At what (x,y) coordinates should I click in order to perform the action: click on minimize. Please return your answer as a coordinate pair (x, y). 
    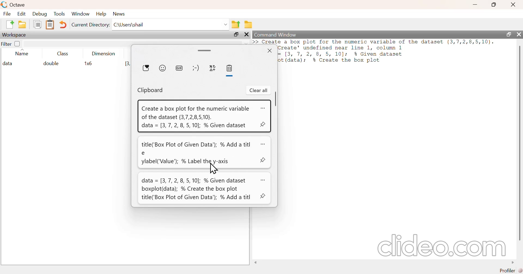
    Looking at the image, I should click on (475, 5).